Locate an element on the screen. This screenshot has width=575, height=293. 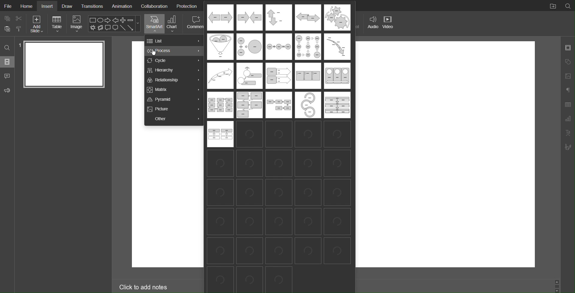
Other is located at coordinates (173, 118).